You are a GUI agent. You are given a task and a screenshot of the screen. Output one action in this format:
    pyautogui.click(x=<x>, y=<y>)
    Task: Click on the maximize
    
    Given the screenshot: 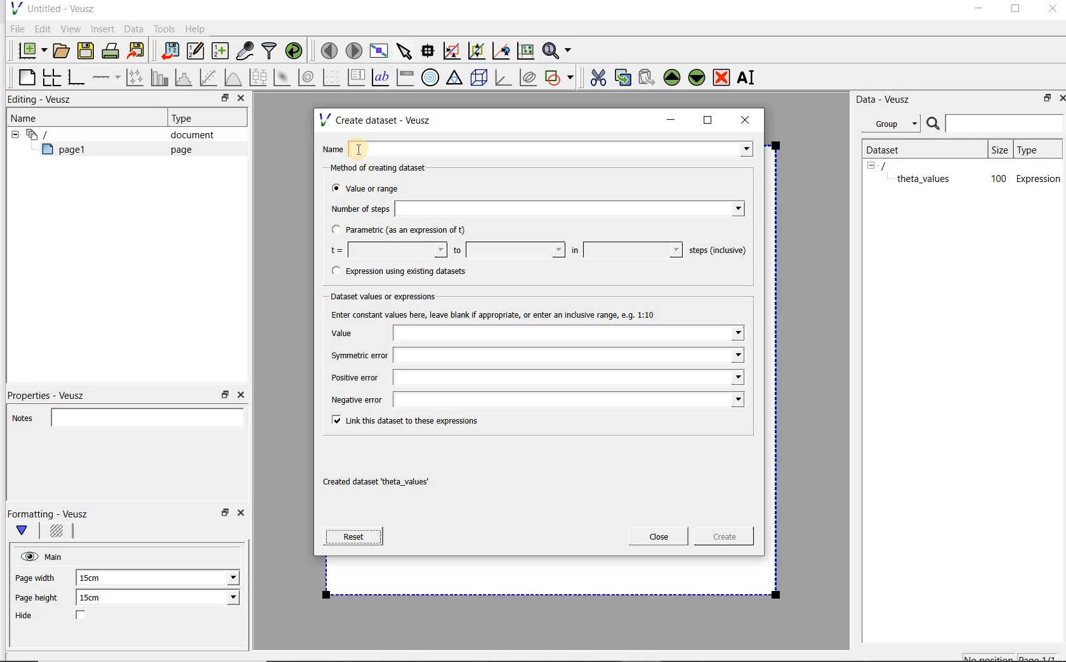 What is the action you would take?
    pyautogui.click(x=1016, y=11)
    